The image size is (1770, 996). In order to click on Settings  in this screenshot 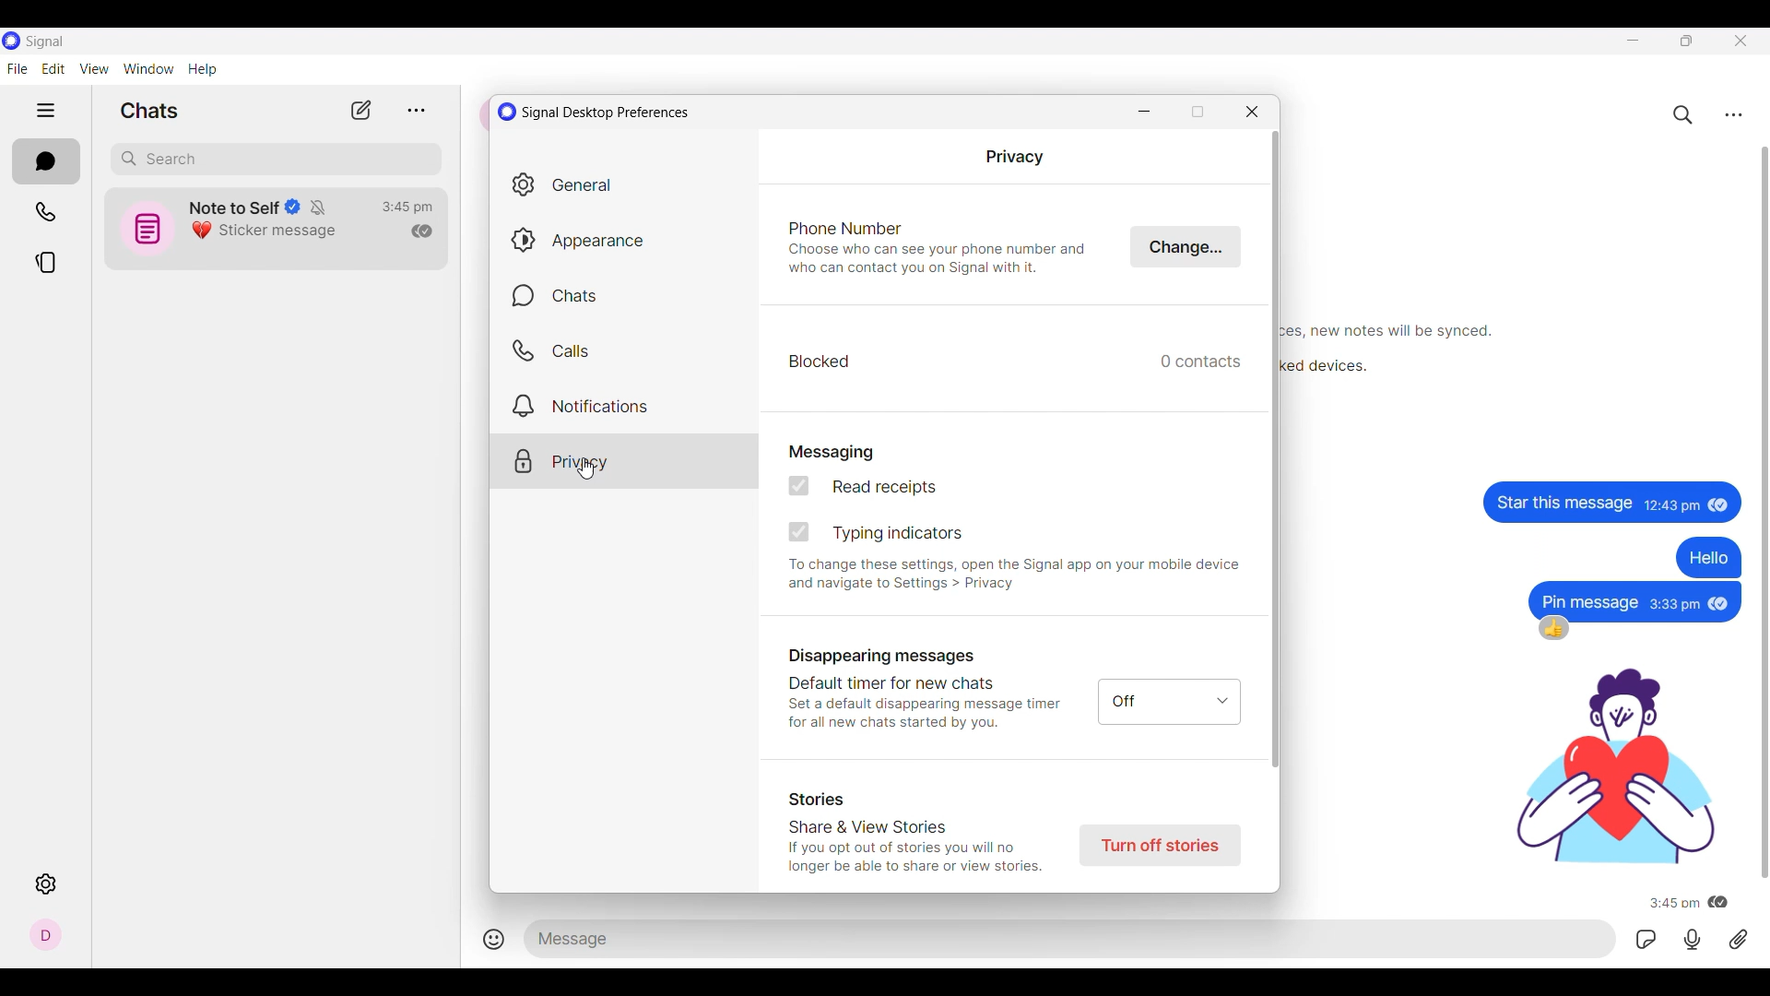, I will do `click(44, 884)`.